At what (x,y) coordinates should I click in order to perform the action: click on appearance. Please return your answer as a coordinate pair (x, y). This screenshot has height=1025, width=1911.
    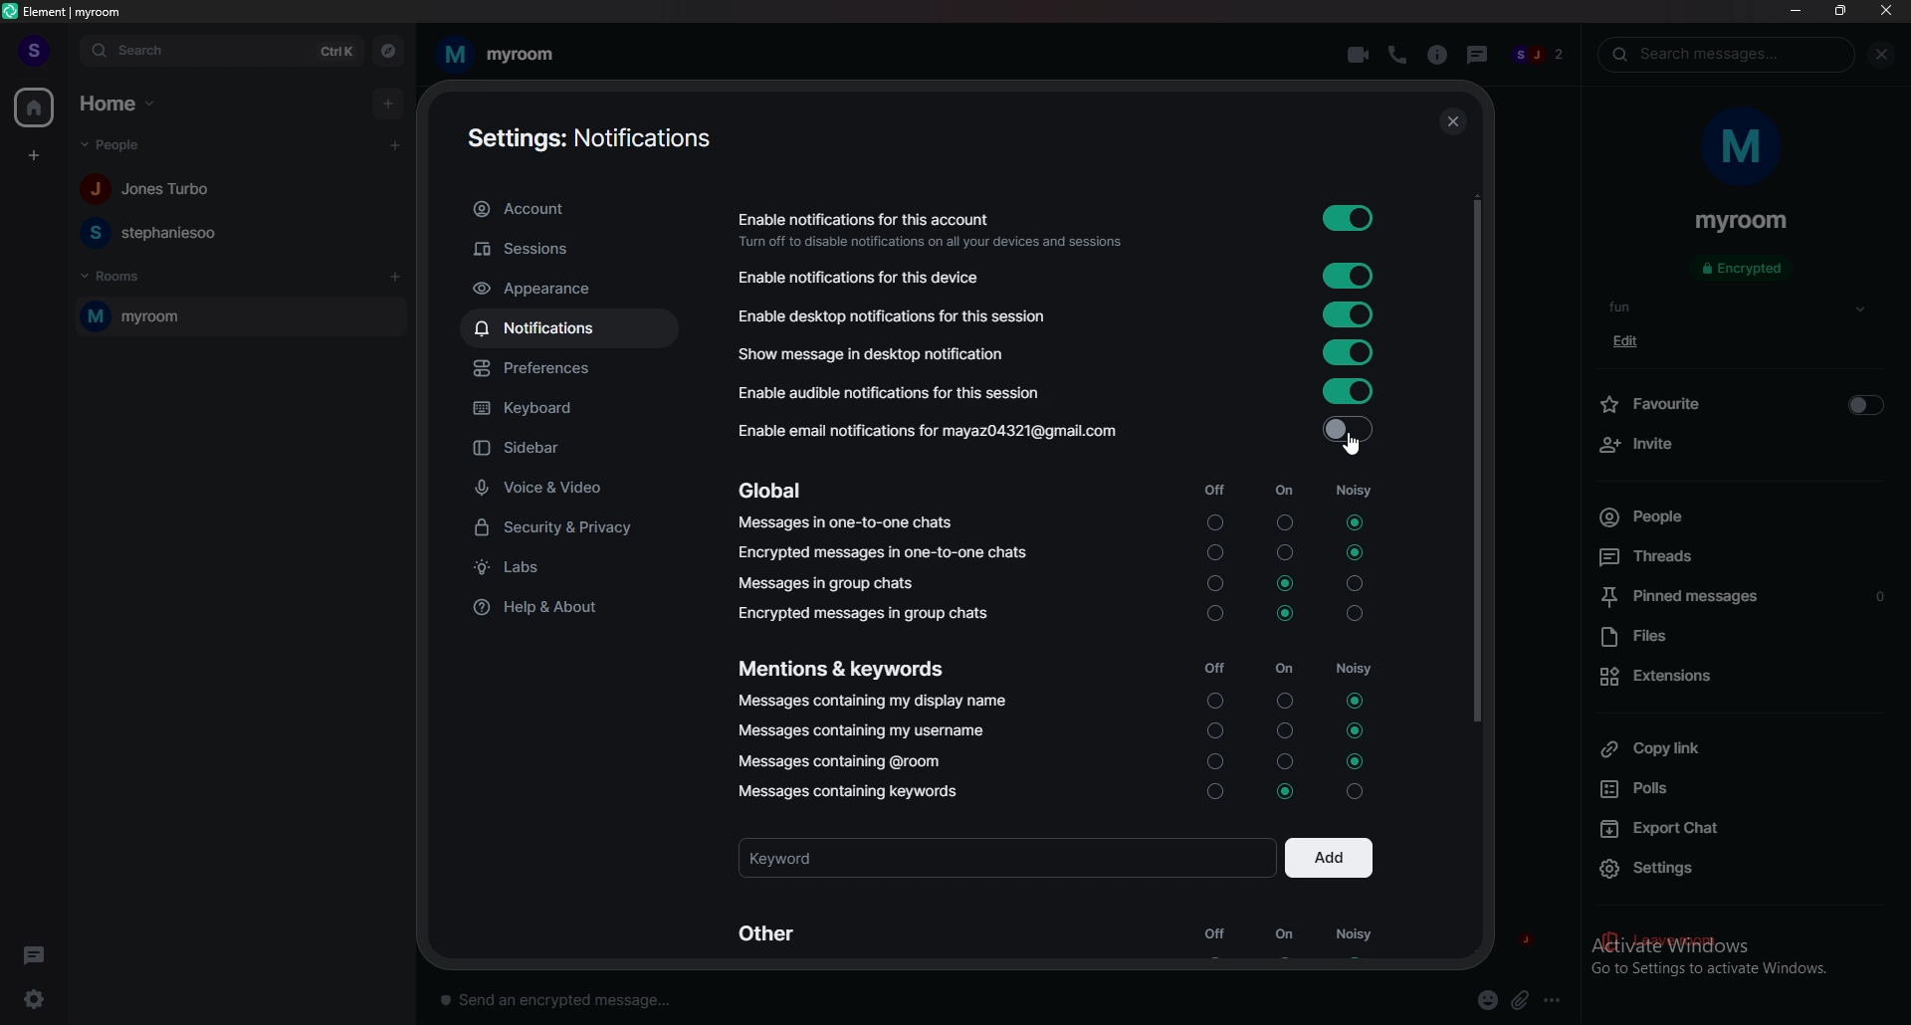
    Looking at the image, I should click on (571, 289).